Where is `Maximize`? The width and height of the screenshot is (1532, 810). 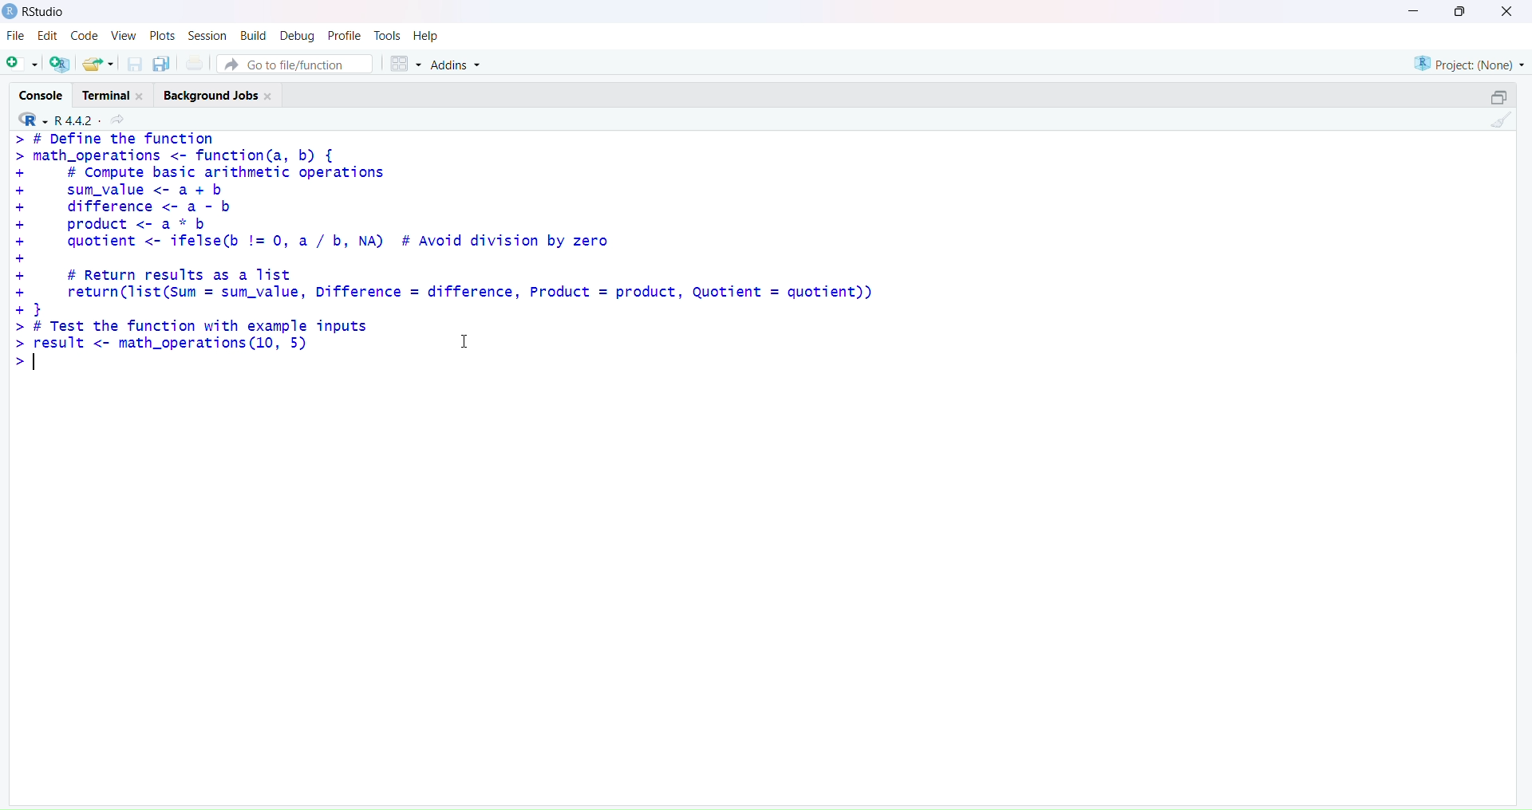
Maximize is located at coordinates (1498, 94).